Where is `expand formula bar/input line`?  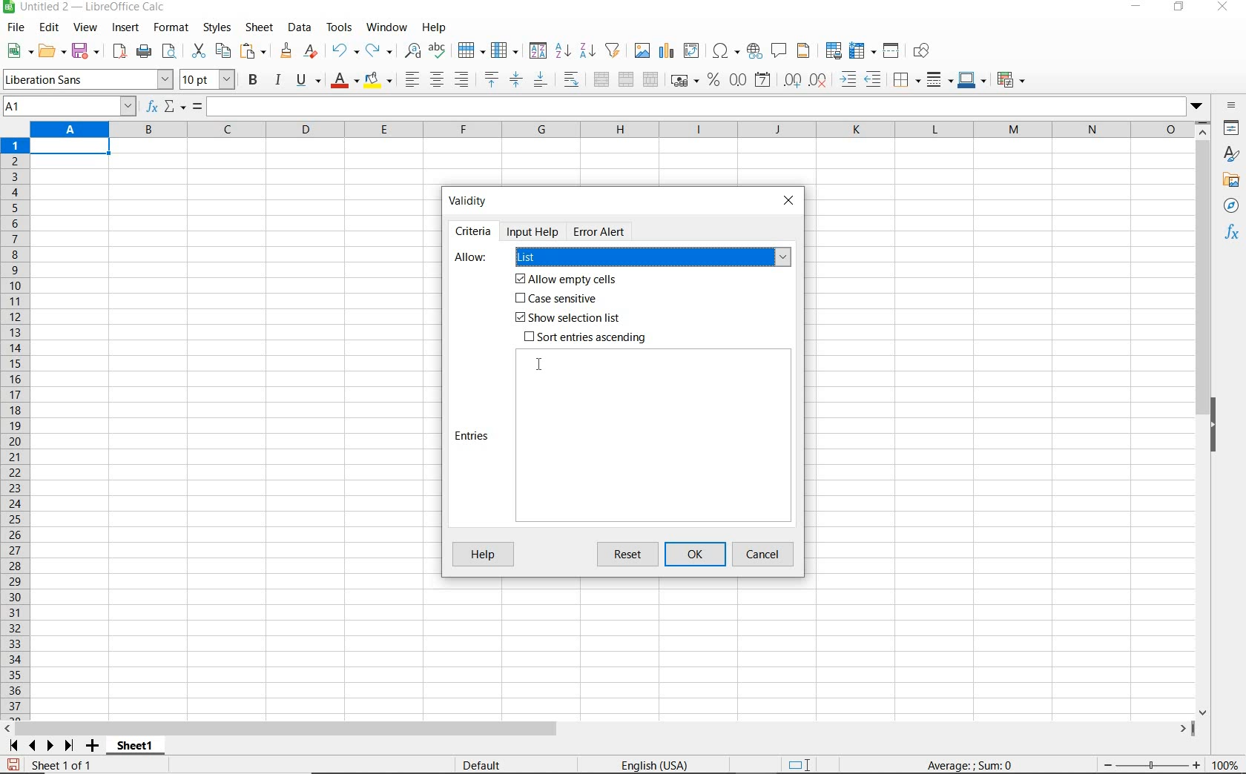
expand formula bar/input line is located at coordinates (693, 107).